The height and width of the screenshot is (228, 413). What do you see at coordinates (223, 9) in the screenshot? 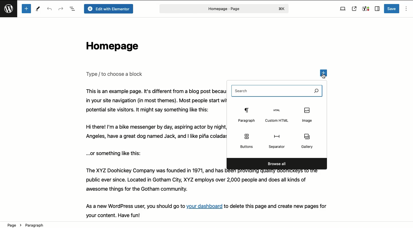
I see `Page` at bounding box center [223, 9].